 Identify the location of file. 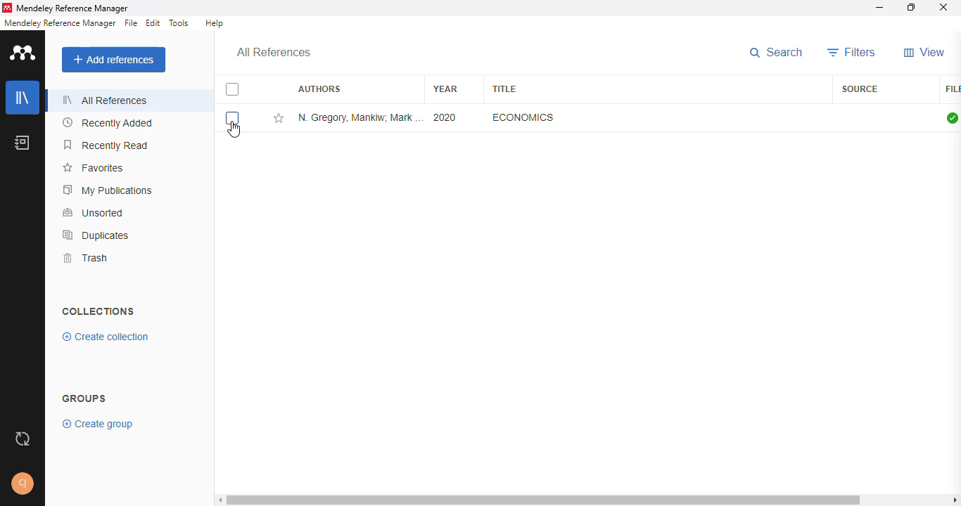
(131, 23).